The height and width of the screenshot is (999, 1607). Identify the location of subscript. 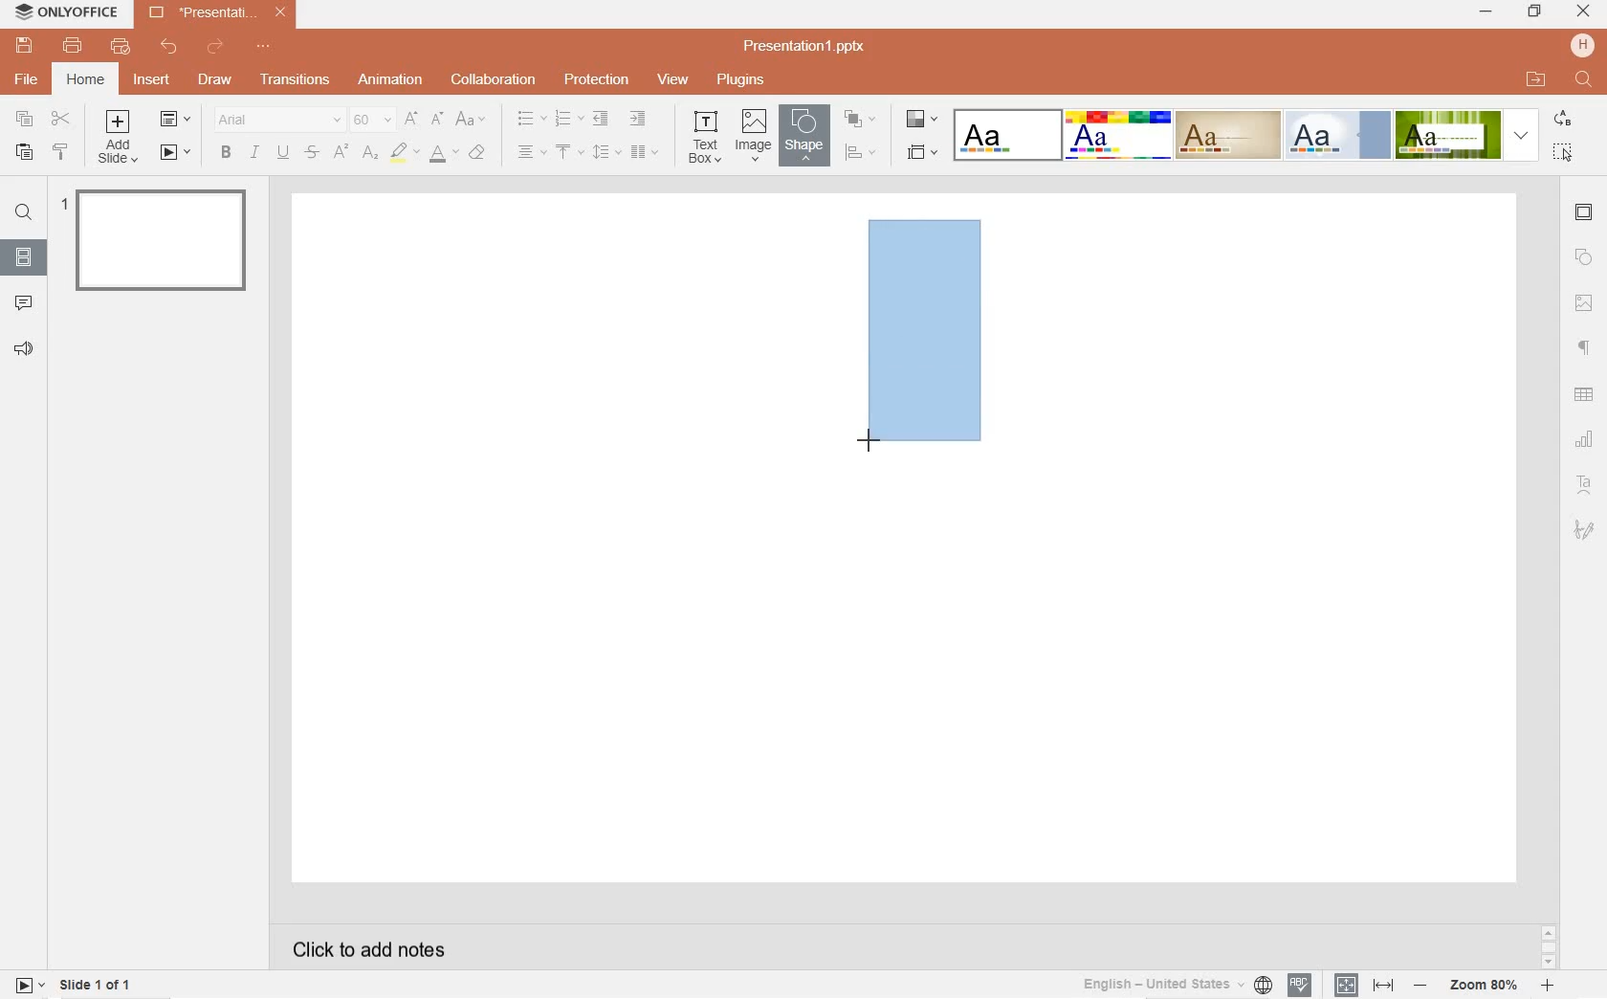
(371, 153).